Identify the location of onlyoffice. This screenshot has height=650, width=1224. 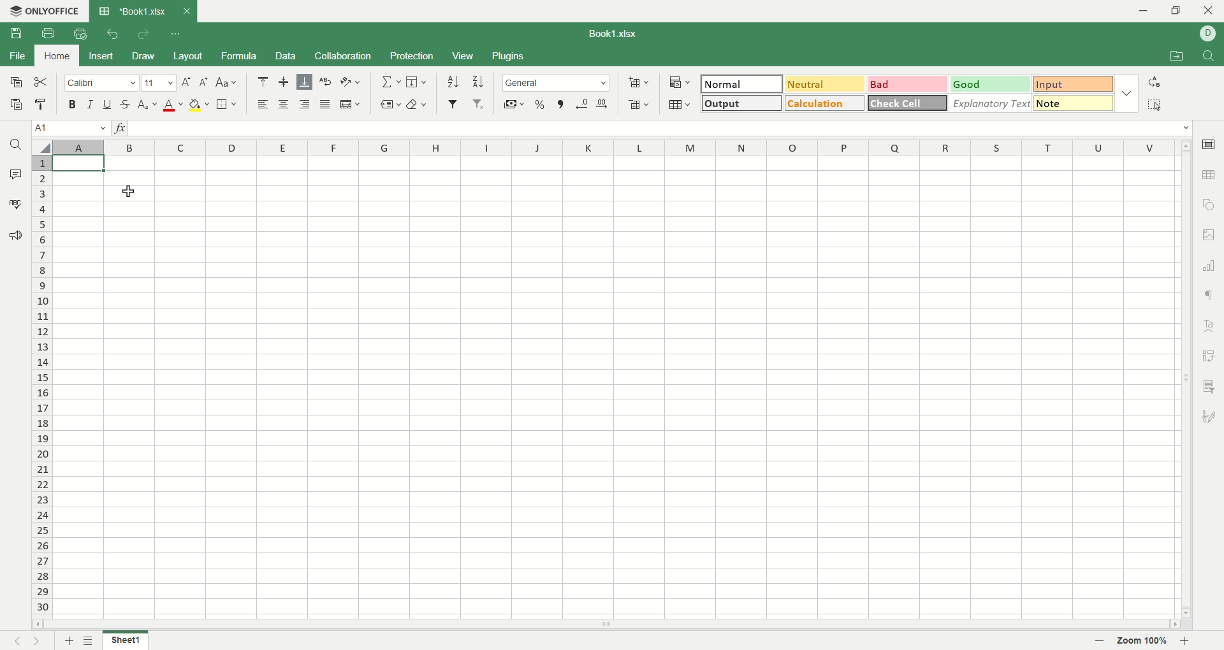
(43, 11).